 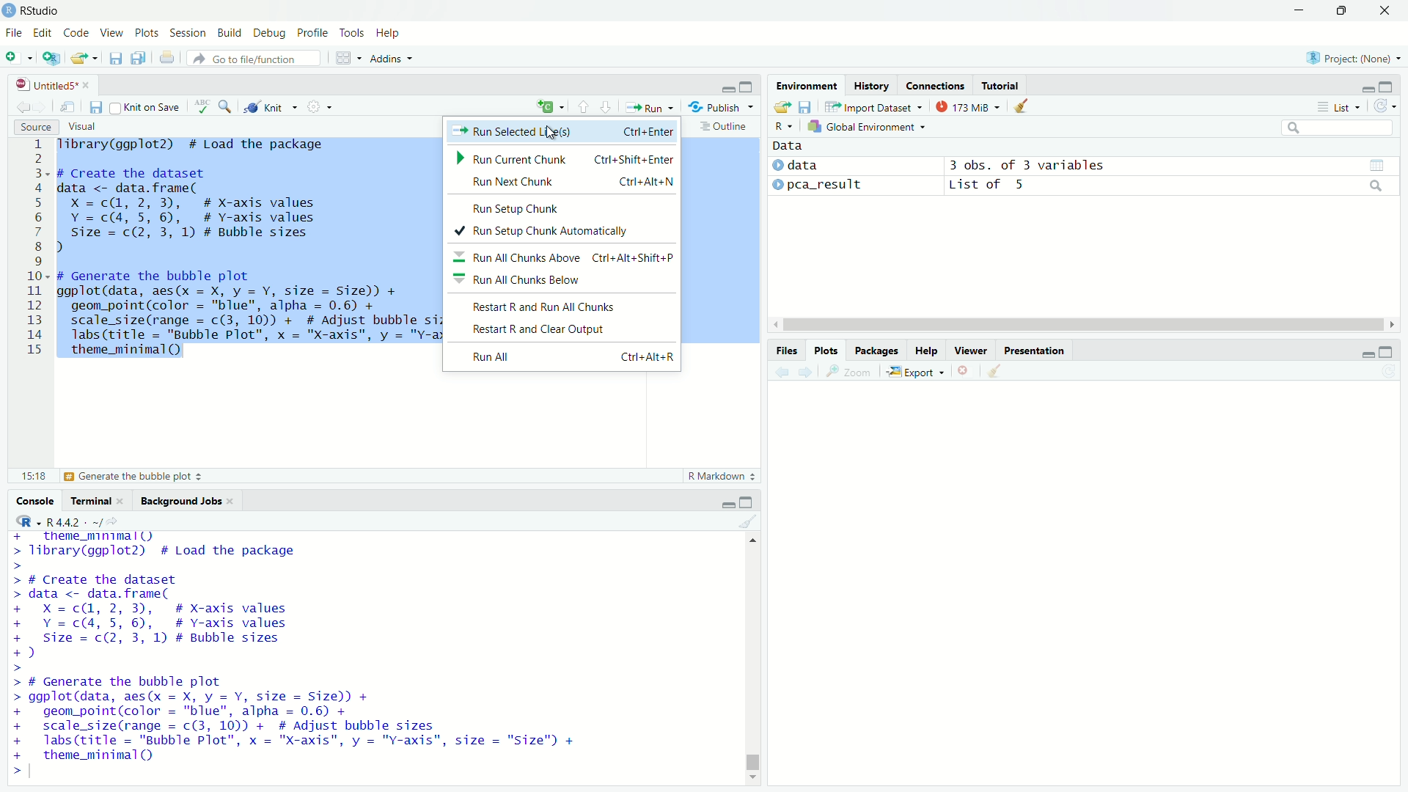 What do you see at coordinates (550, 133) in the screenshot?
I see `cursor` at bounding box center [550, 133].